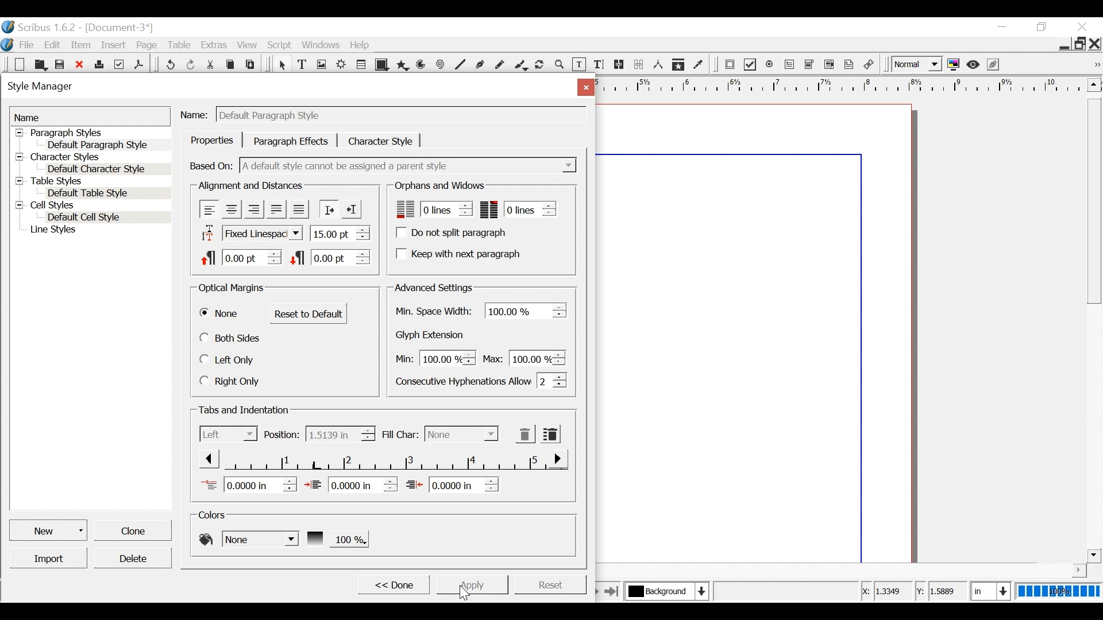  Describe the element at coordinates (433, 359) in the screenshot. I see `Minimum` at that location.